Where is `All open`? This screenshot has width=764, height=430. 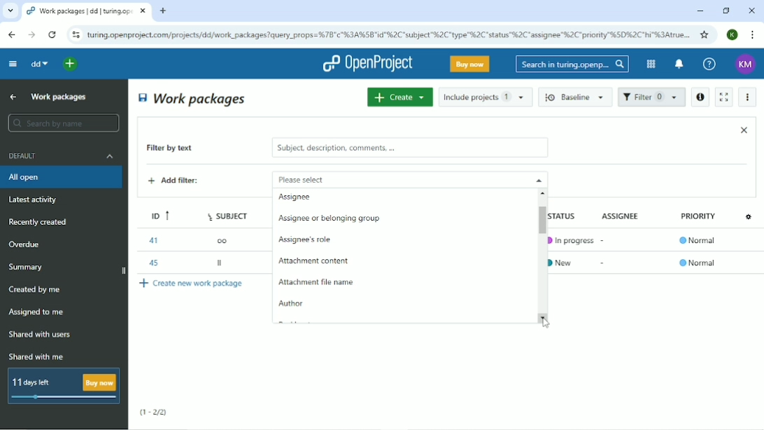
All open is located at coordinates (63, 177).